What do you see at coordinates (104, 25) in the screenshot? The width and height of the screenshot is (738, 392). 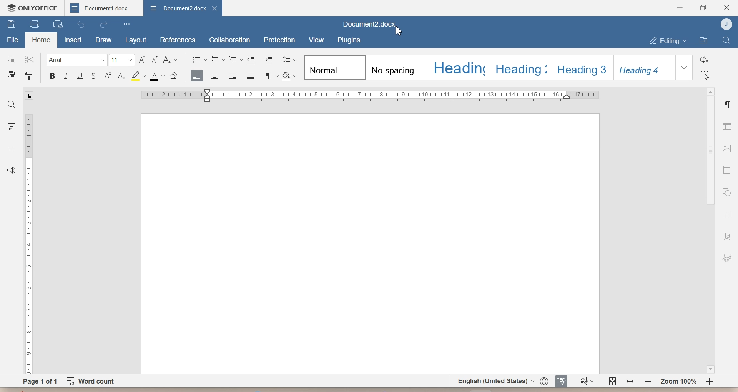 I see `Redo` at bounding box center [104, 25].